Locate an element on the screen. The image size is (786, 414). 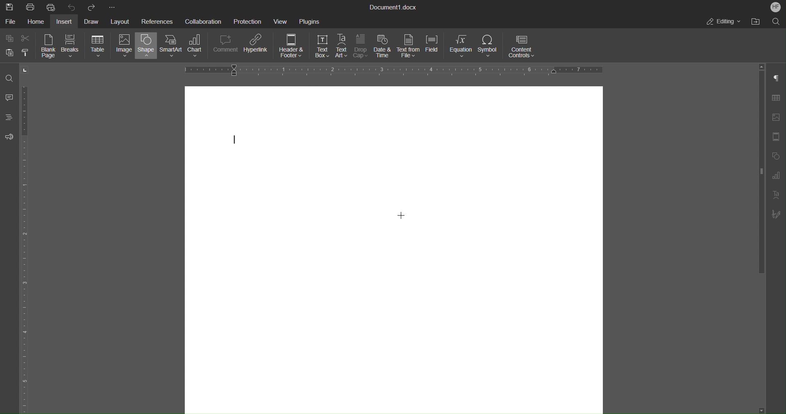
Header & Footer is located at coordinates (292, 47).